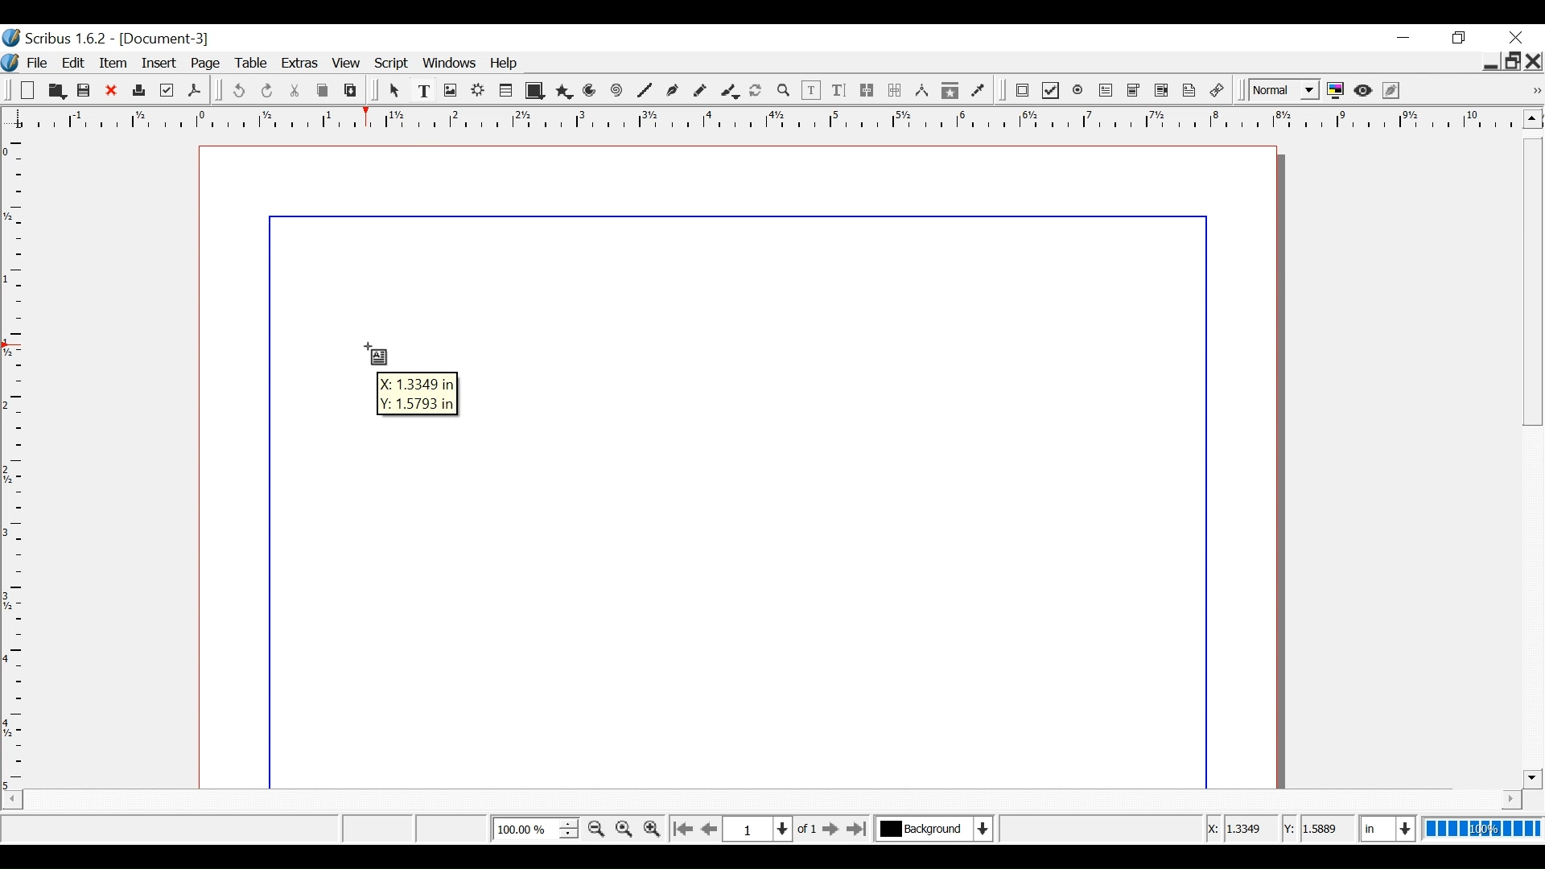 Image resolution: width=1545 pixels, height=869 pixels. What do you see at coordinates (672, 93) in the screenshot?
I see `Bezier curve` at bounding box center [672, 93].